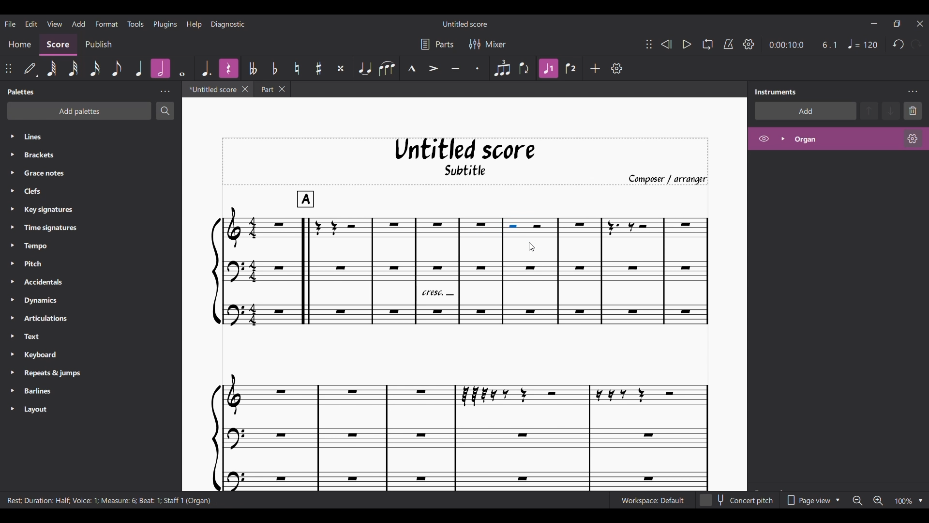  What do you see at coordinates (78, 23) in the screenshot?
I see `Add menu` at bounding box center [78, 23].